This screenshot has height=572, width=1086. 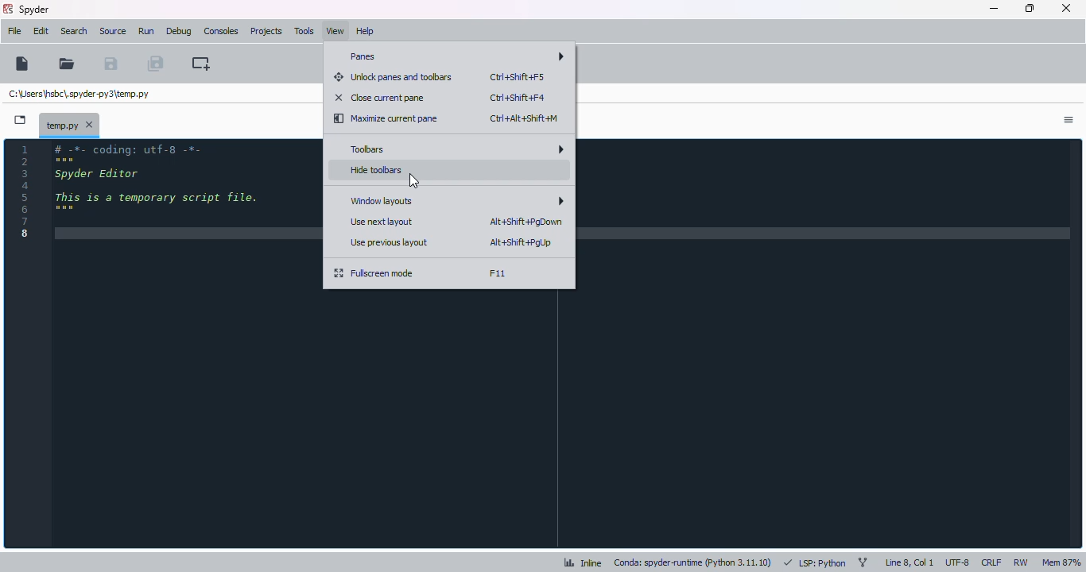 What do you see at coordinates (518, 97) in the screenshot?
I see `shortcut for close current pane` at bounding box center [518, 97].